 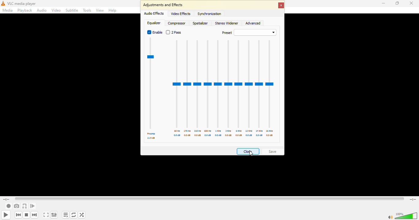 I want to click on db, so click(x=240, y=135).